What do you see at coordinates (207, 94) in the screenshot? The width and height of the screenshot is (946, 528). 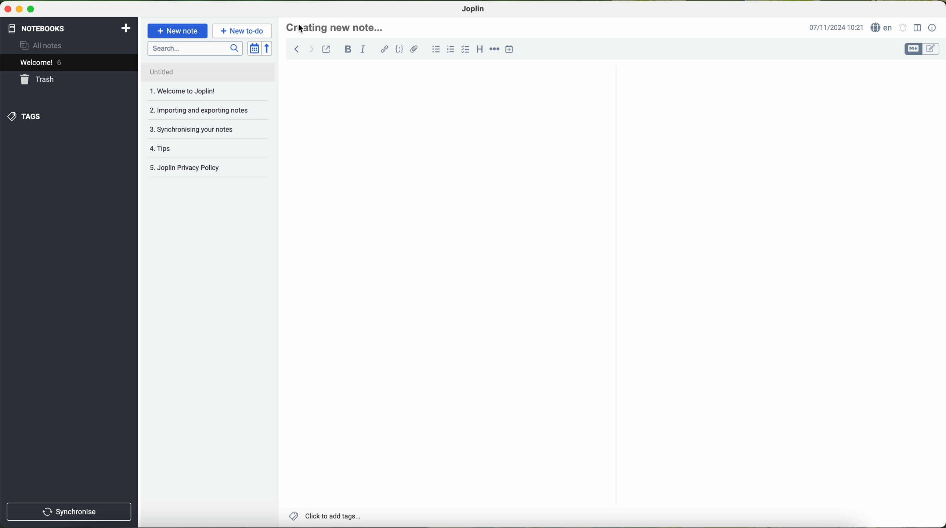 I see `welcome to Joplin` at bounding box center [207, 94].